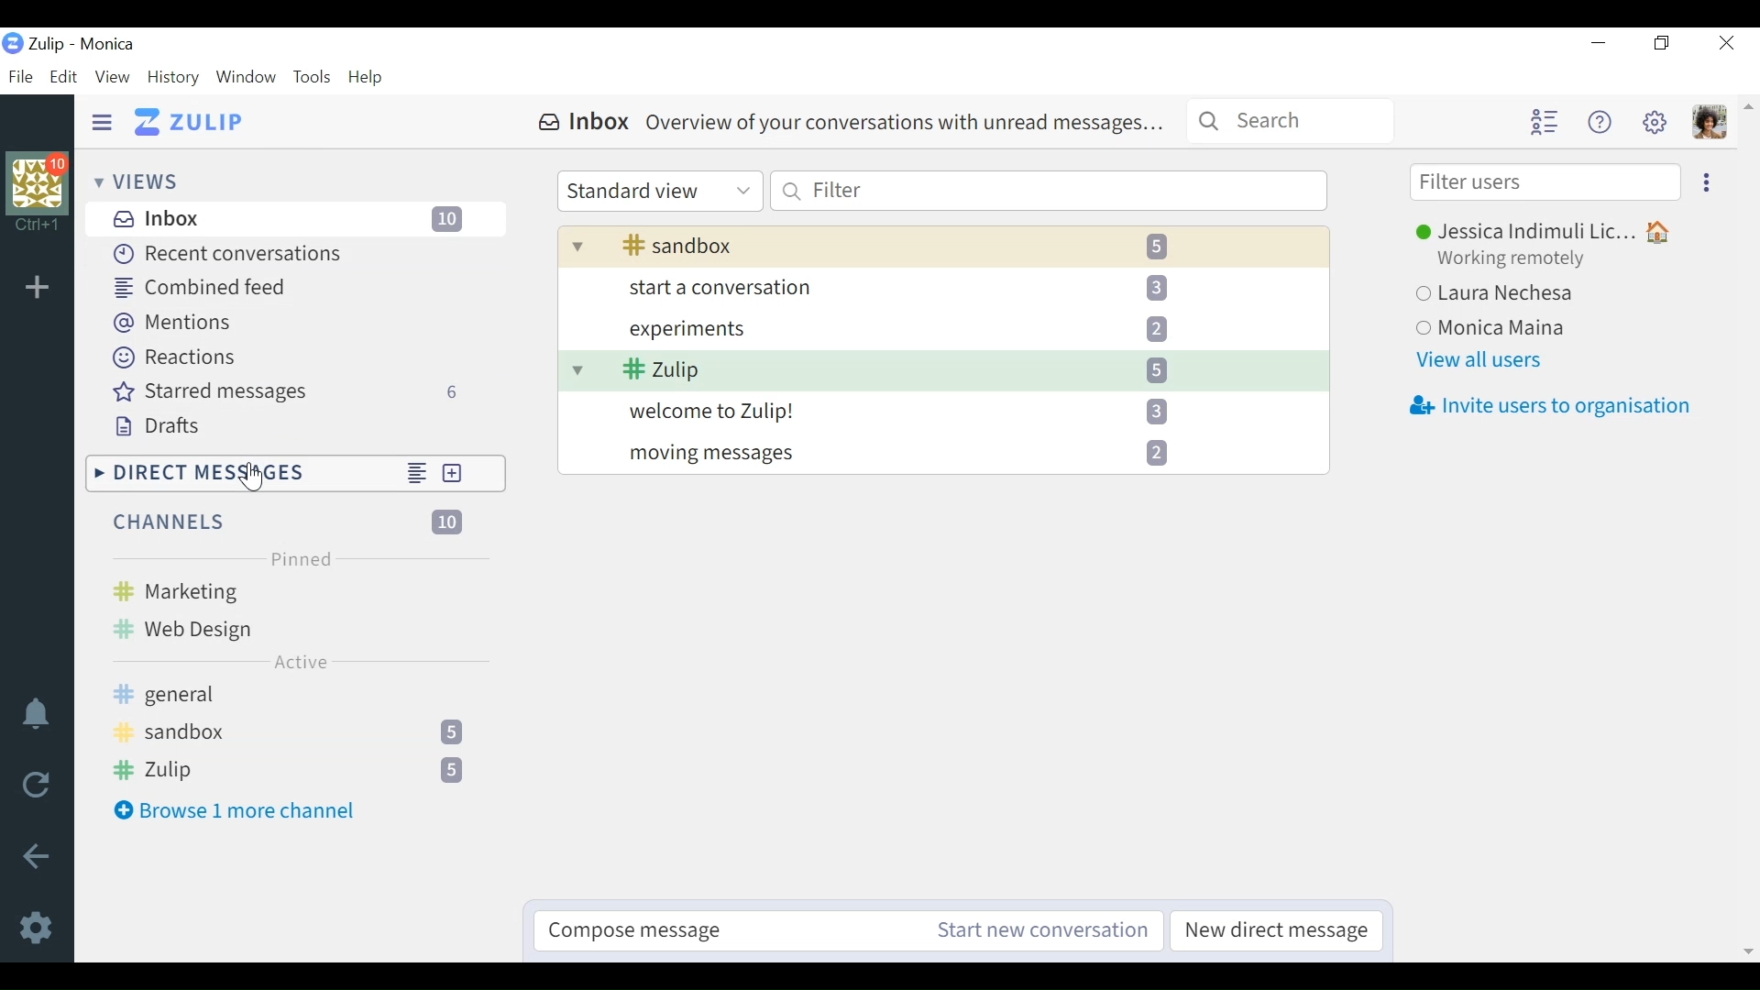  I want to click on Back, so click(37, 854).